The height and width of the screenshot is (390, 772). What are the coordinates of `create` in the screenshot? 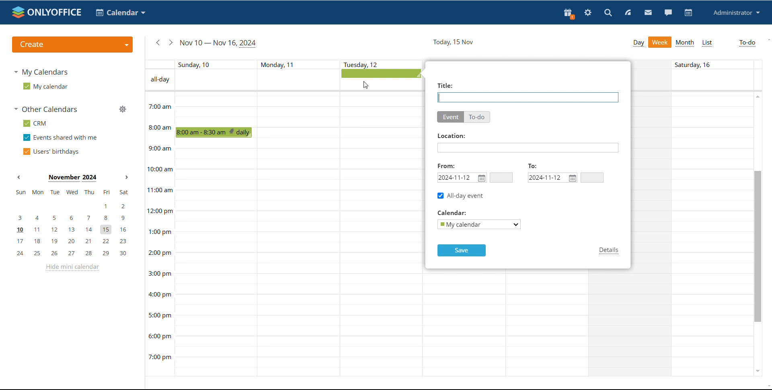 It's located at (71, 43).